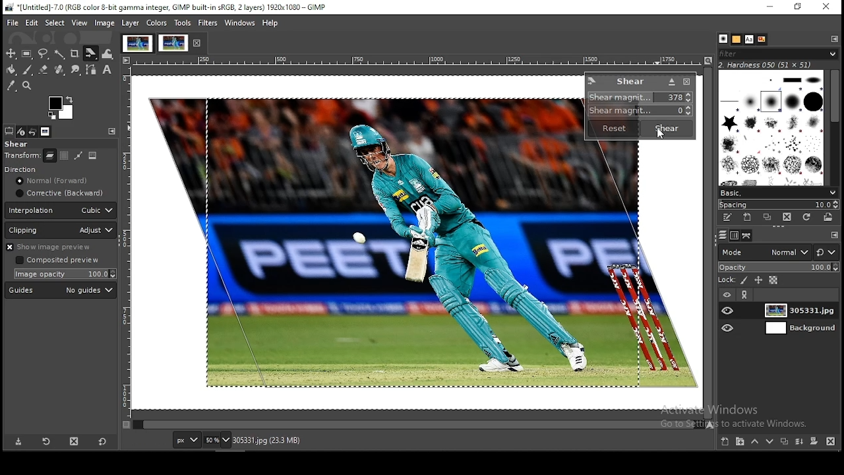 This screenshot has height=475, width=844. Describe the element at coordinates (91, 53) in the screenshot. I see `shear tool` at that location.